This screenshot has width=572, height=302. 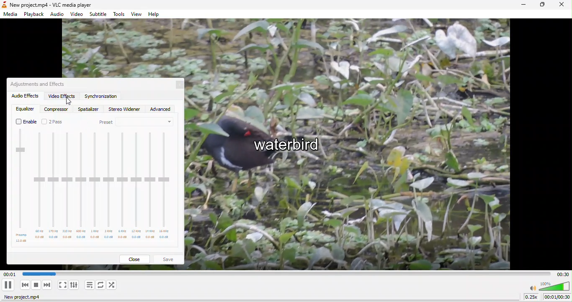 What do you see at coordinates (99, 13) in the screenshot?
I see `subtitle` at bounding box center [99, 13].